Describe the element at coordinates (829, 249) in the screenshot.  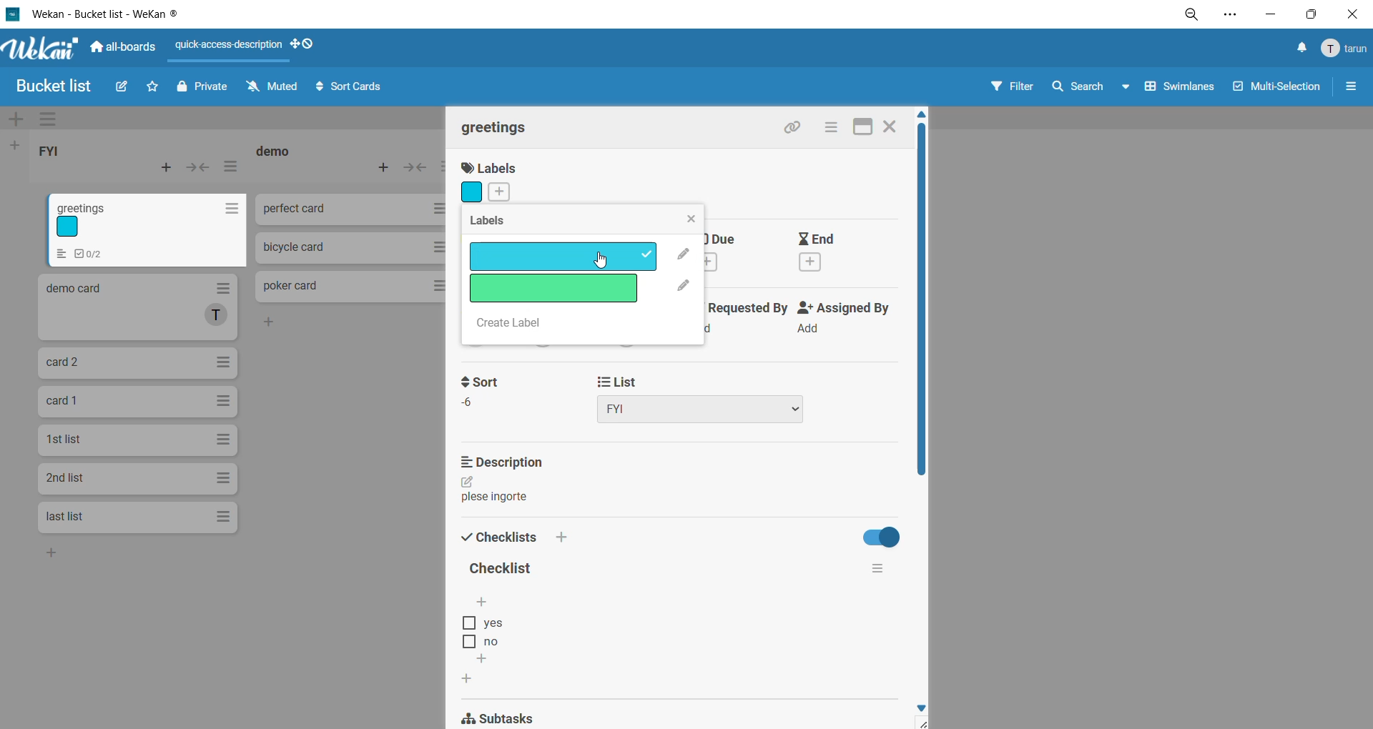
I see `end` at that location.